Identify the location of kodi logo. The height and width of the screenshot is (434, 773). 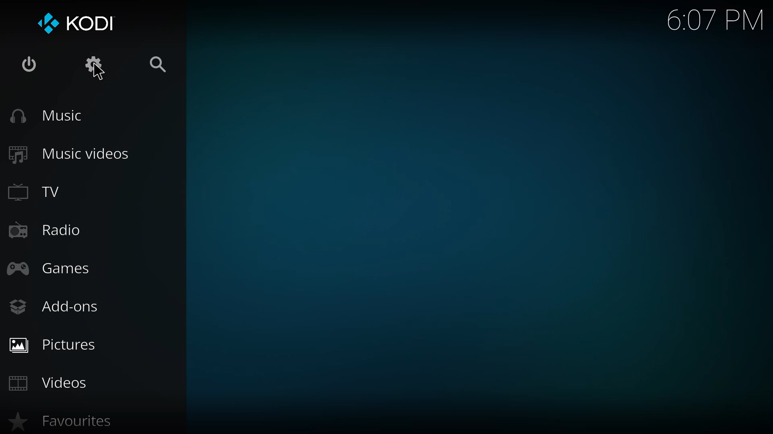
(49, 24).